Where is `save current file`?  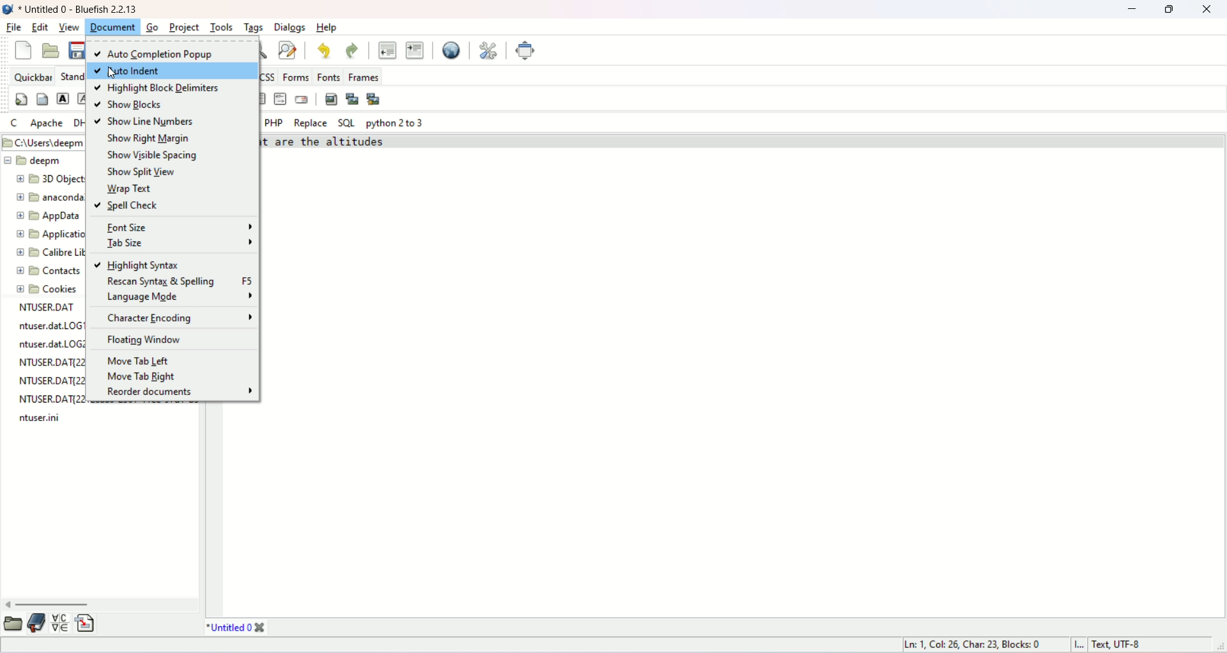 save current file is located at coordinates (73, 49).